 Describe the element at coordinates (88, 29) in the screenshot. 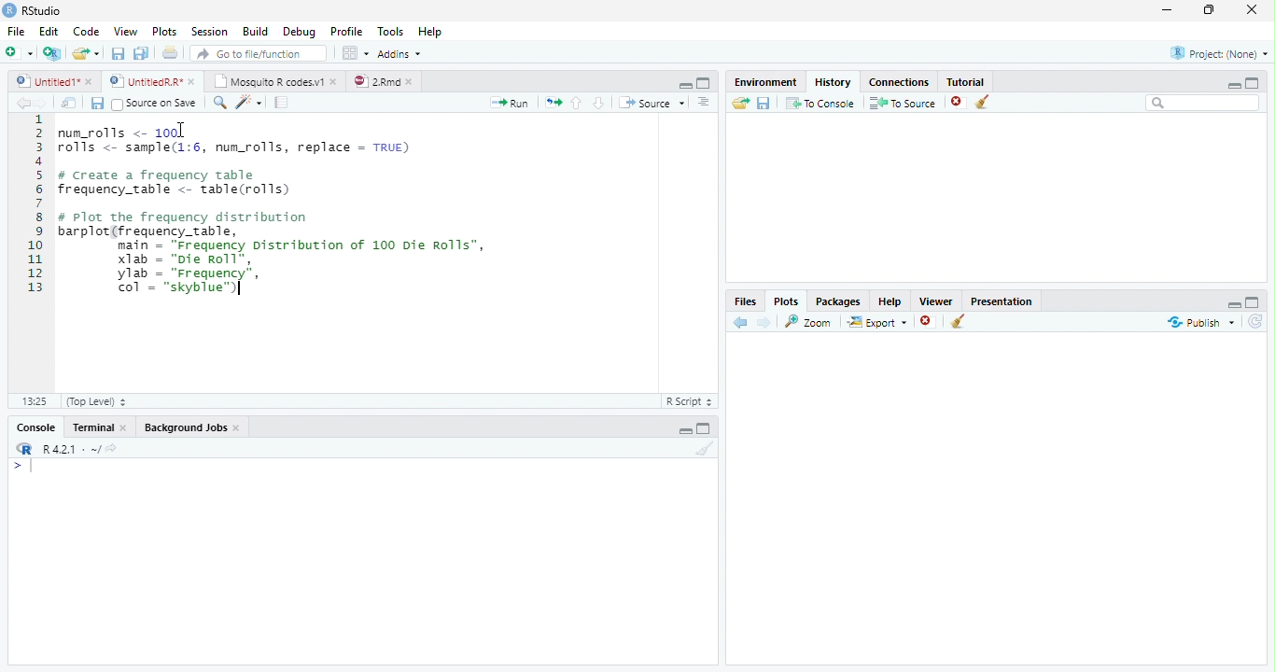

I see `Code` at that location.